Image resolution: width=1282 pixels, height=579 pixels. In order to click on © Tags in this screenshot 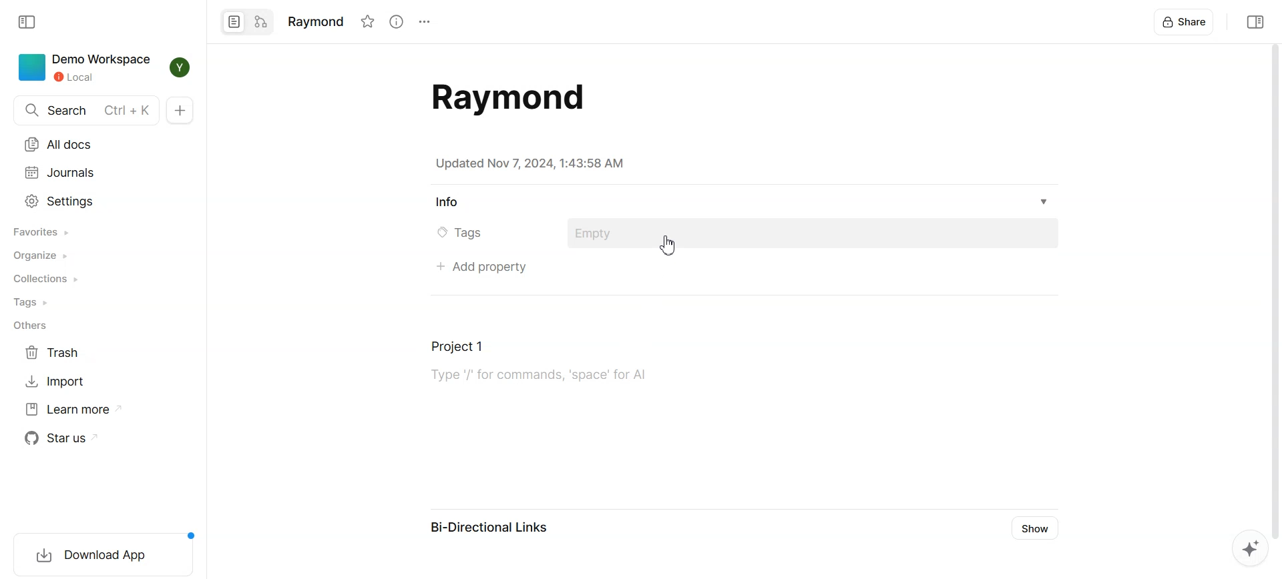, I will do `click(469, 233)`.